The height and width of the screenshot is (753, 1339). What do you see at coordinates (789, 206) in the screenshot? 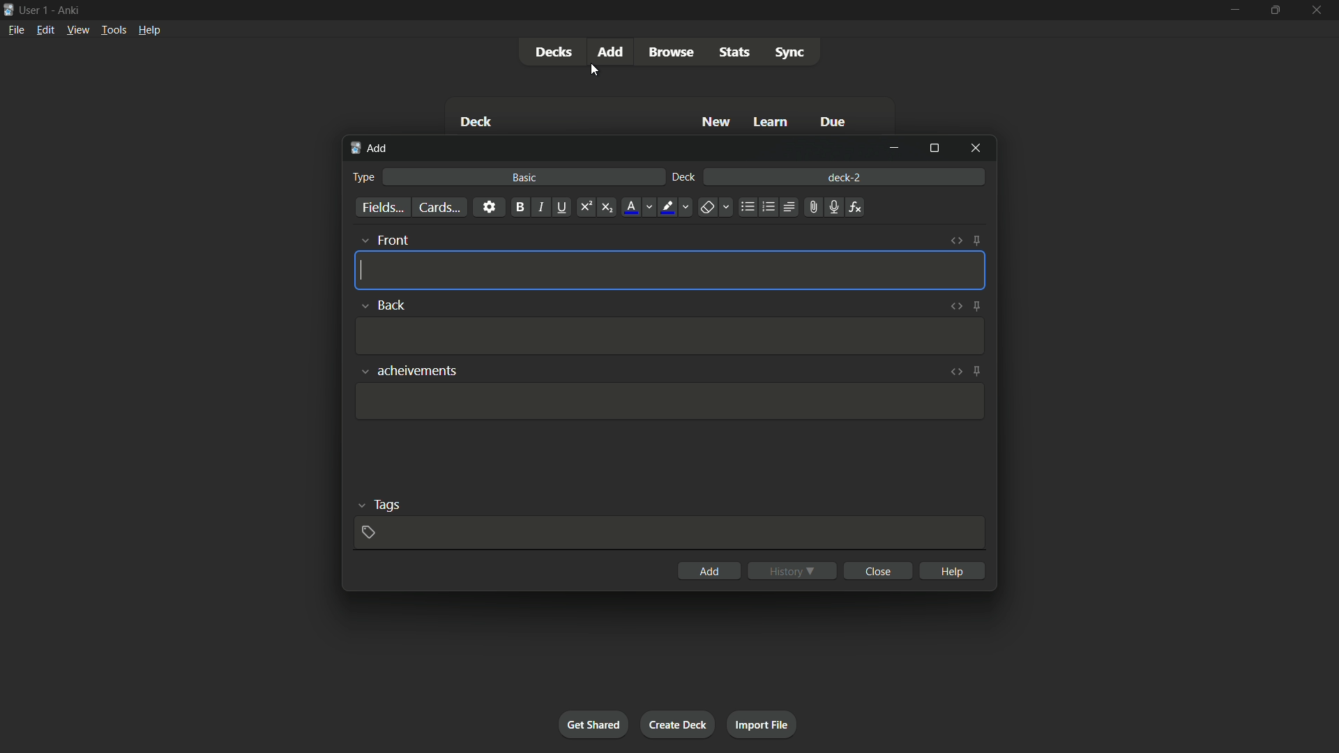
I see `alignment` at bounding box center [789, 206].